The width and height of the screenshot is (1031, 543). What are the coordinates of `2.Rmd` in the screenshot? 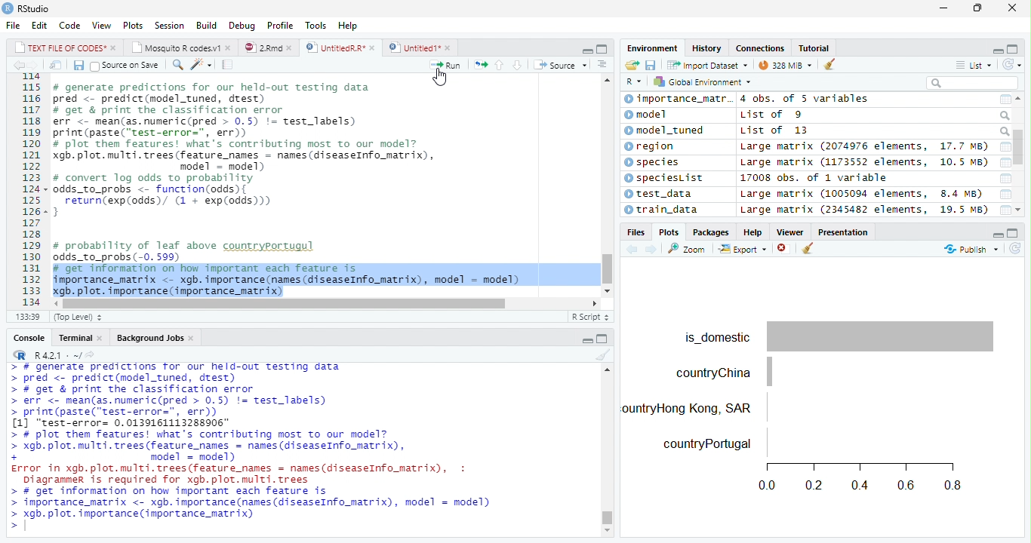 It's located at (269, 48).